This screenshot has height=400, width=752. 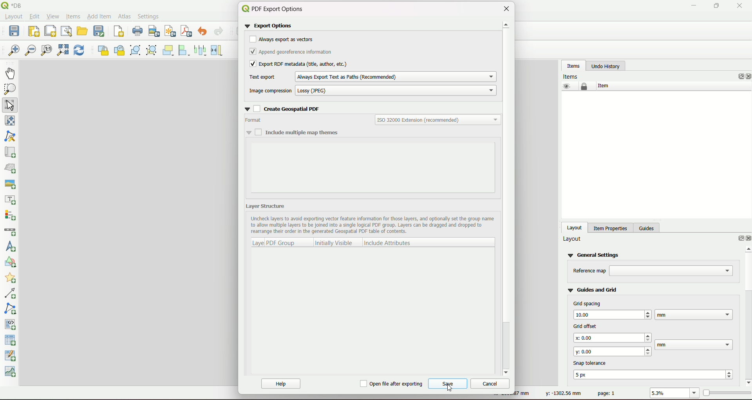 I want to click on group, so click(x=136, y=50).